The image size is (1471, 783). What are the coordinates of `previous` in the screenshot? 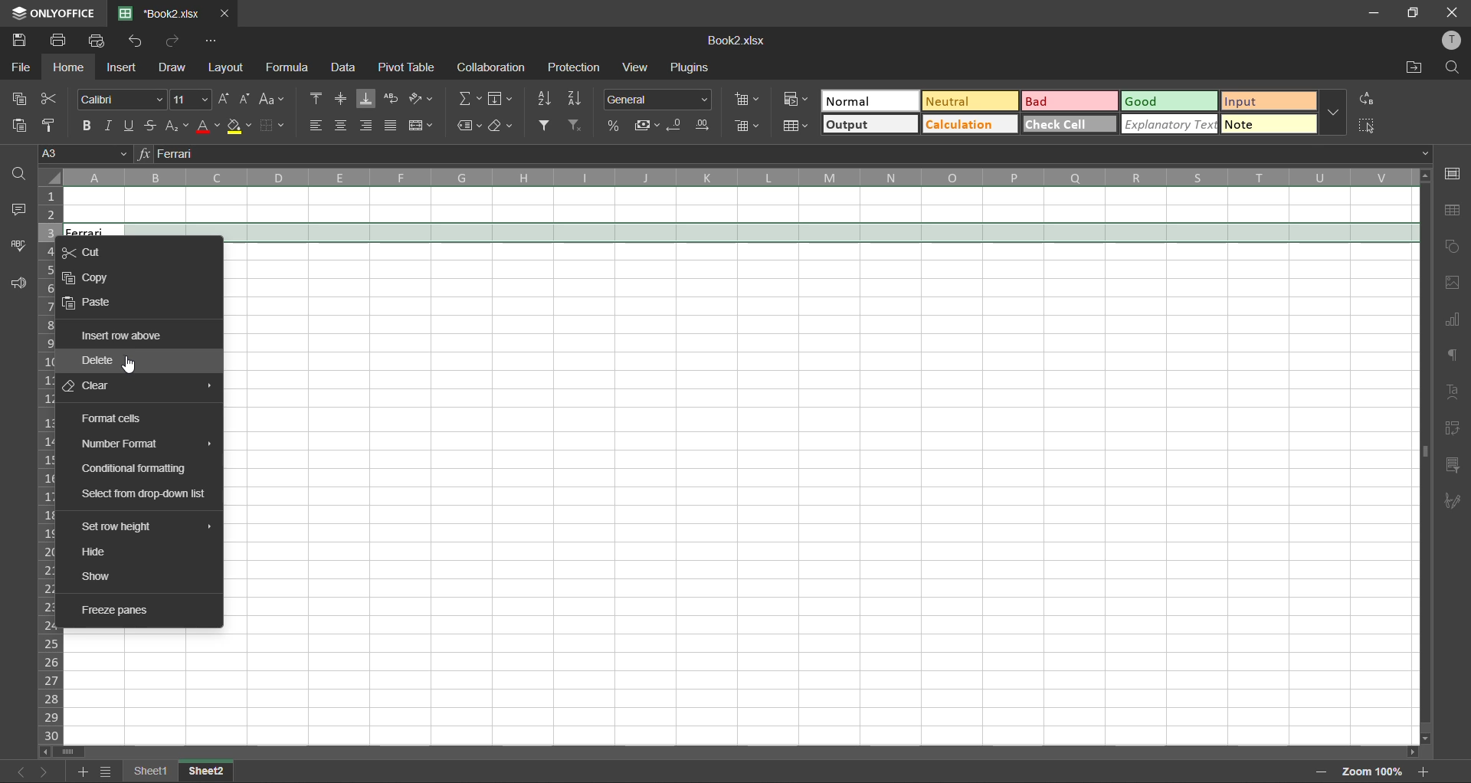 It's located at (18, 771).